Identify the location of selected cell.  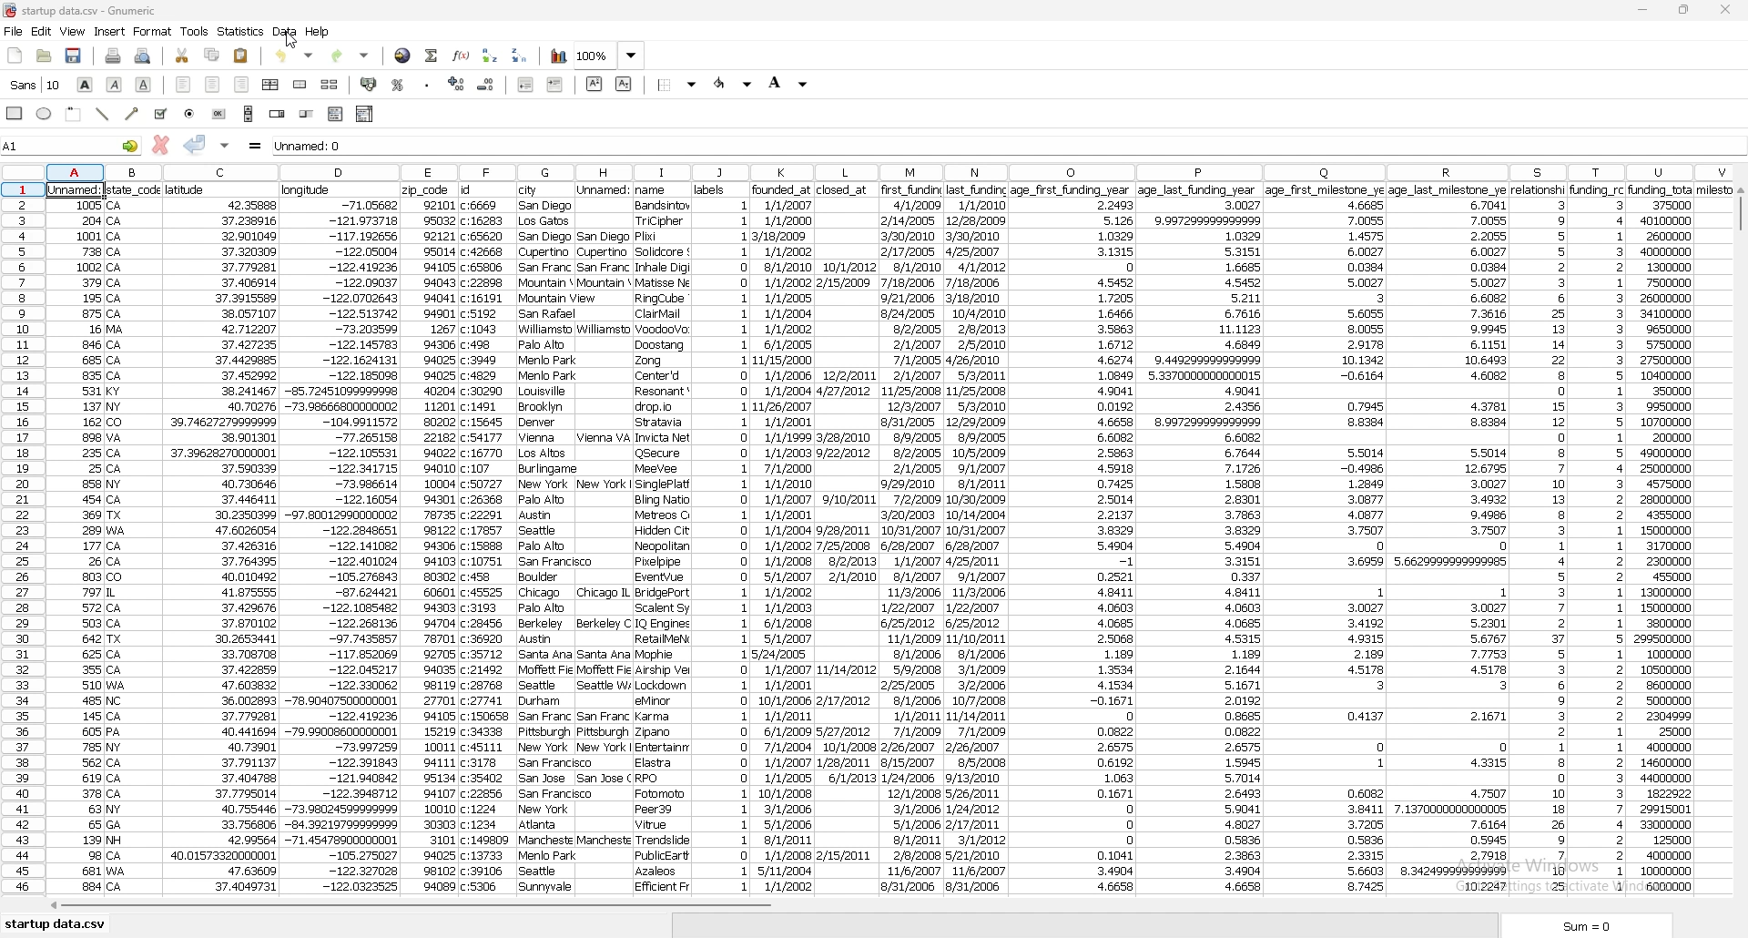
(78, 188).